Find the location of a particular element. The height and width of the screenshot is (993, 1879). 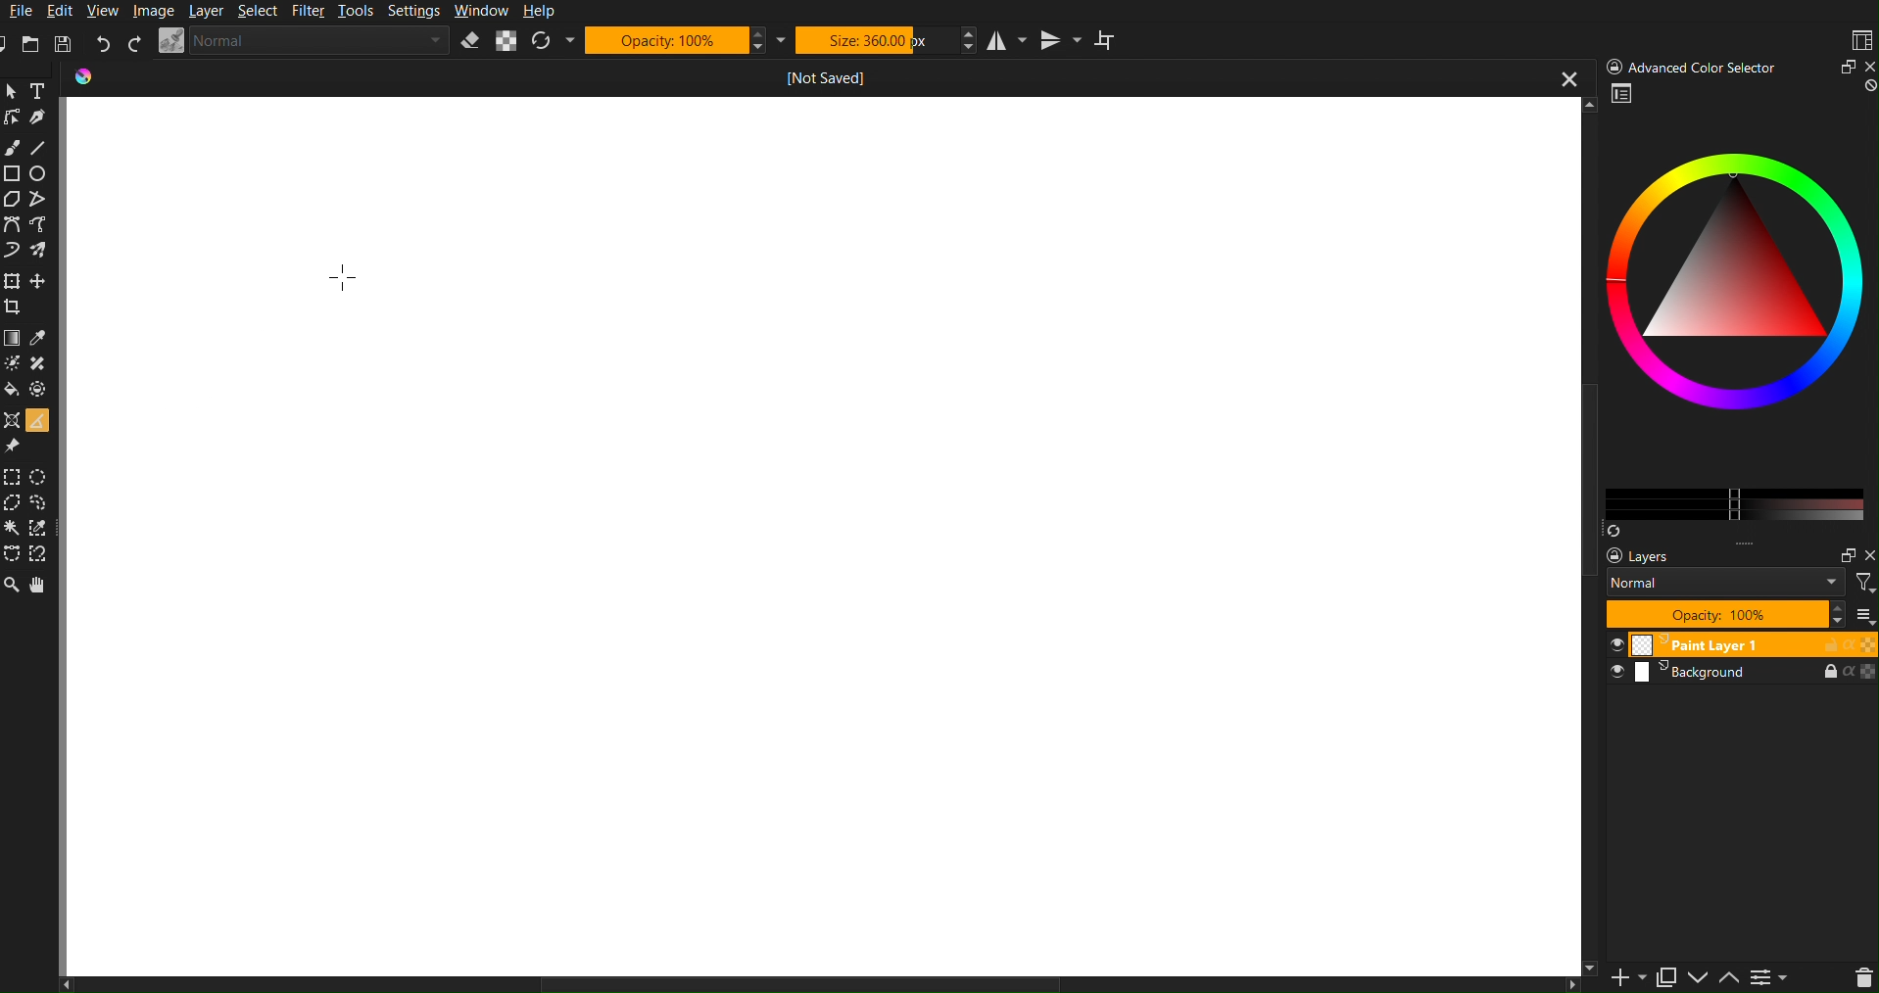

Brush Settings is located at coordinates (305, 41).